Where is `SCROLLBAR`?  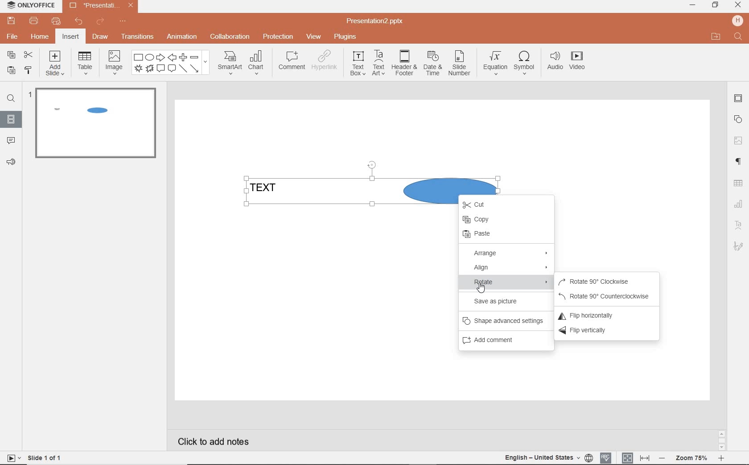 SCROLLBAR is located at coordinates (722, 440).